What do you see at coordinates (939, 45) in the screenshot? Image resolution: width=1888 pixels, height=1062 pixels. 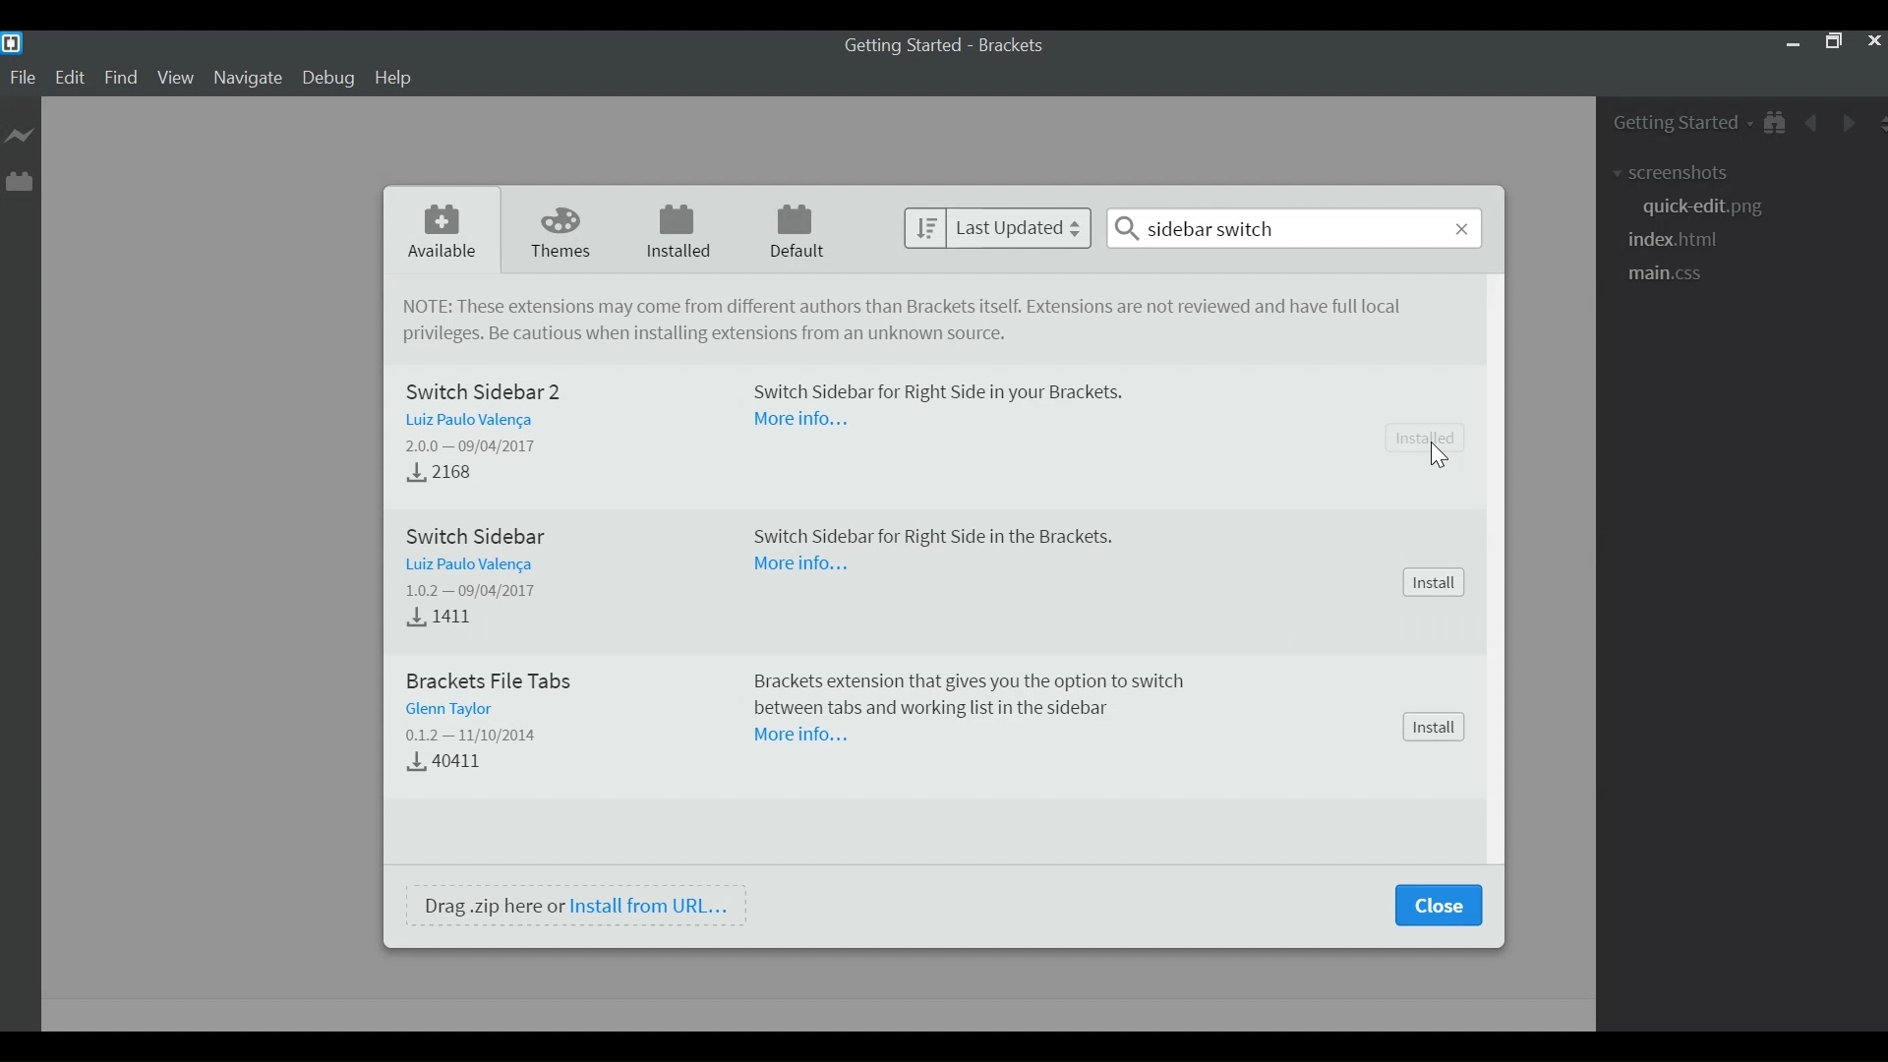 I see `Getting Started - Brackets` at bounding box center [939, 45].